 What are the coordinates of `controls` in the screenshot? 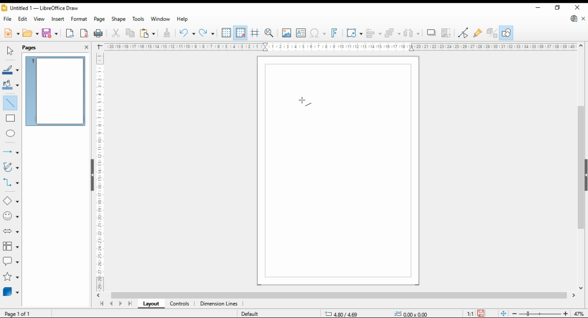 It's located at (179, 304).